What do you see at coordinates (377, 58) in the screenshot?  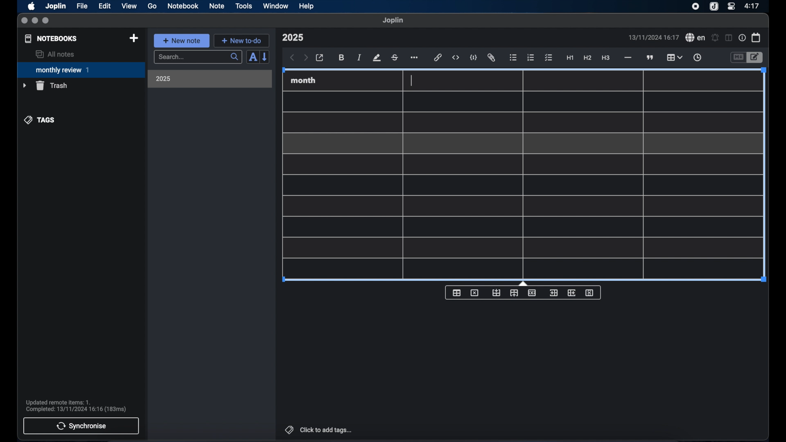 I see `highlight` at bounding box center [377, 58].